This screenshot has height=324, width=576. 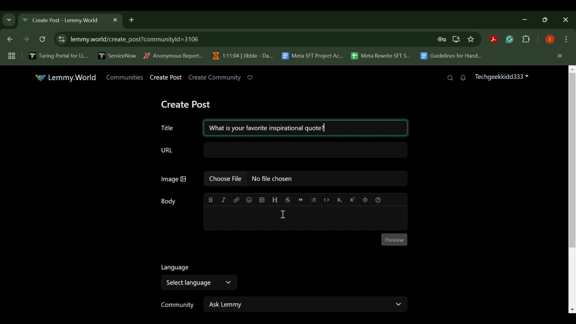 I want to click on Hidden bookmarks, so click(x=561, y=56).